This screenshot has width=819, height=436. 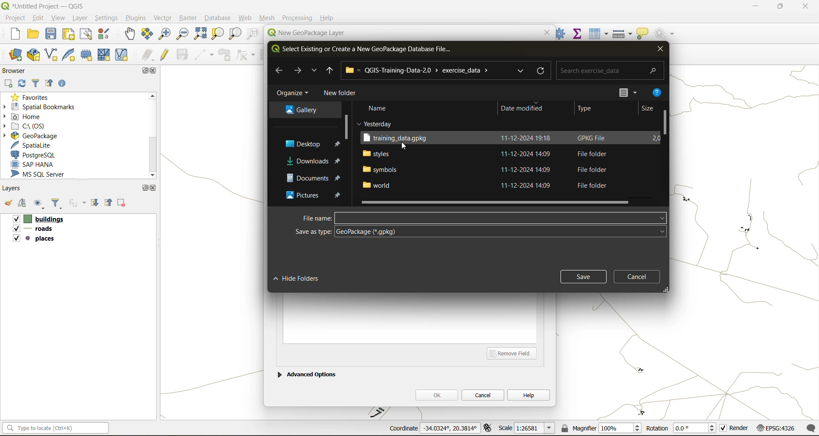 I want to click on symbols, so click(x=380, y=169).